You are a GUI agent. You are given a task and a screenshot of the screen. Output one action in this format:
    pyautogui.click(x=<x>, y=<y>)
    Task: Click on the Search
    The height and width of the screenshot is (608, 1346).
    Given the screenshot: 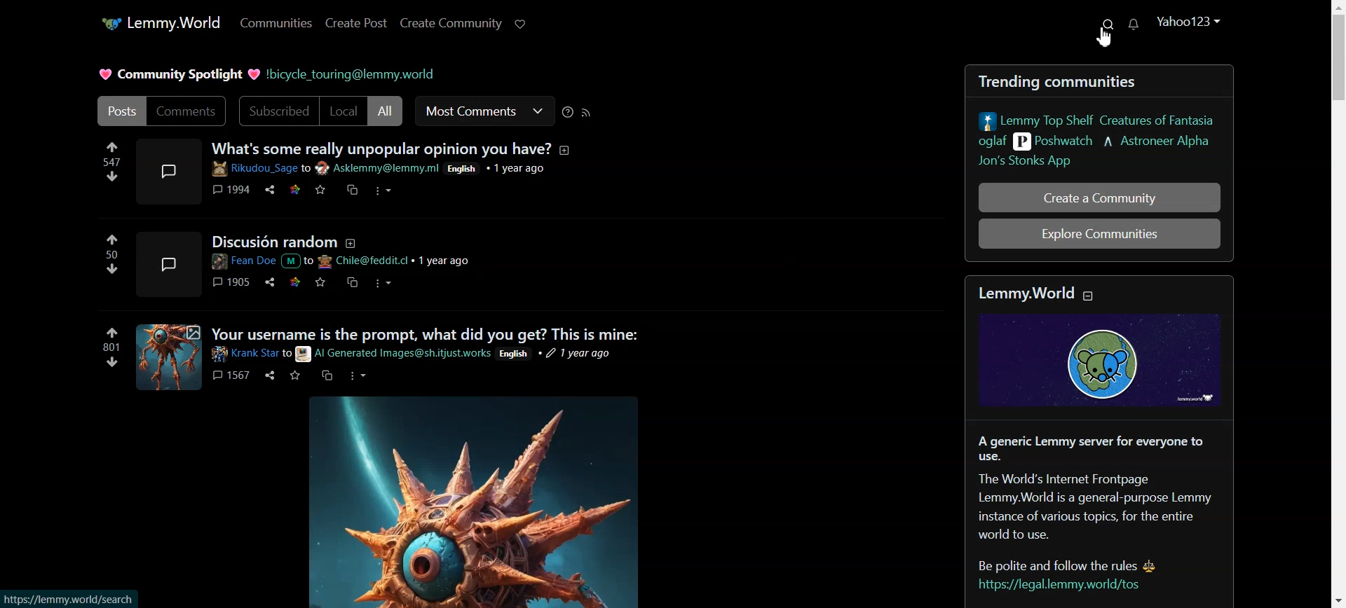 What is the action you would take?
    pyautogui.click(x=1109, y=24)
    